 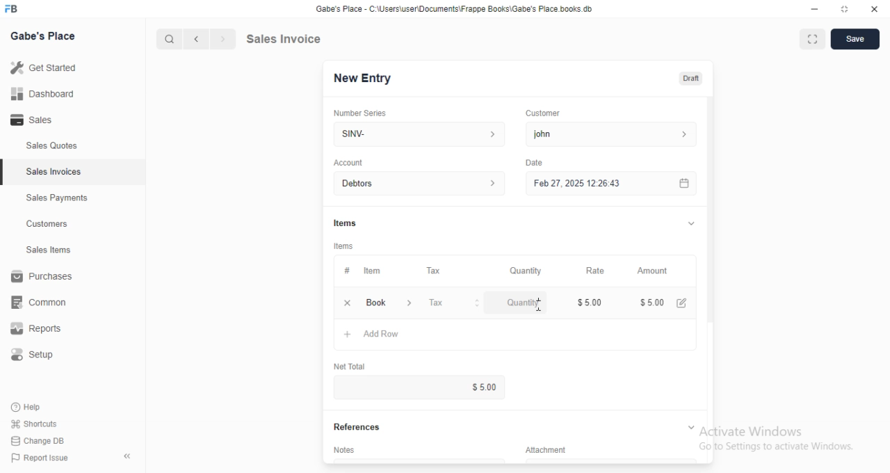 I want to click on Items, so click(x=344, y=221).